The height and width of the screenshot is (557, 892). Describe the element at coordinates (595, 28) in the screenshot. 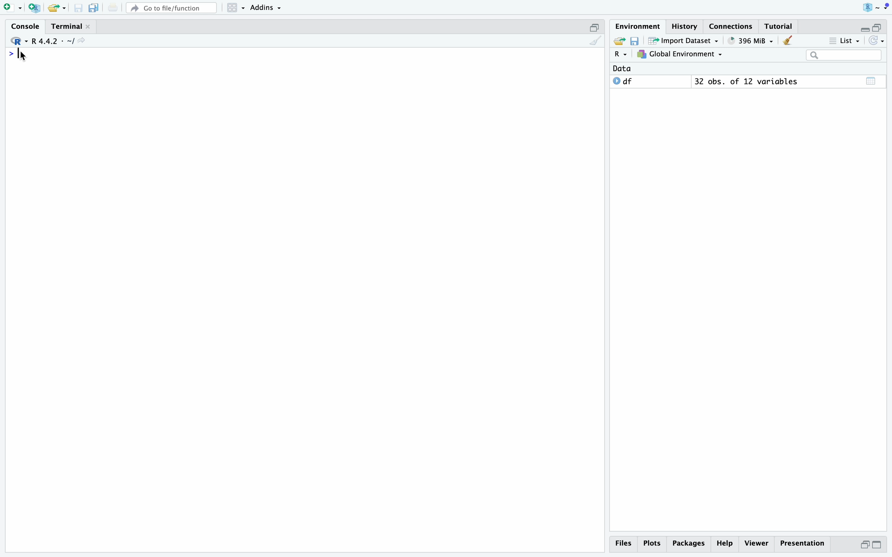

I see `open in separate window` at that location.